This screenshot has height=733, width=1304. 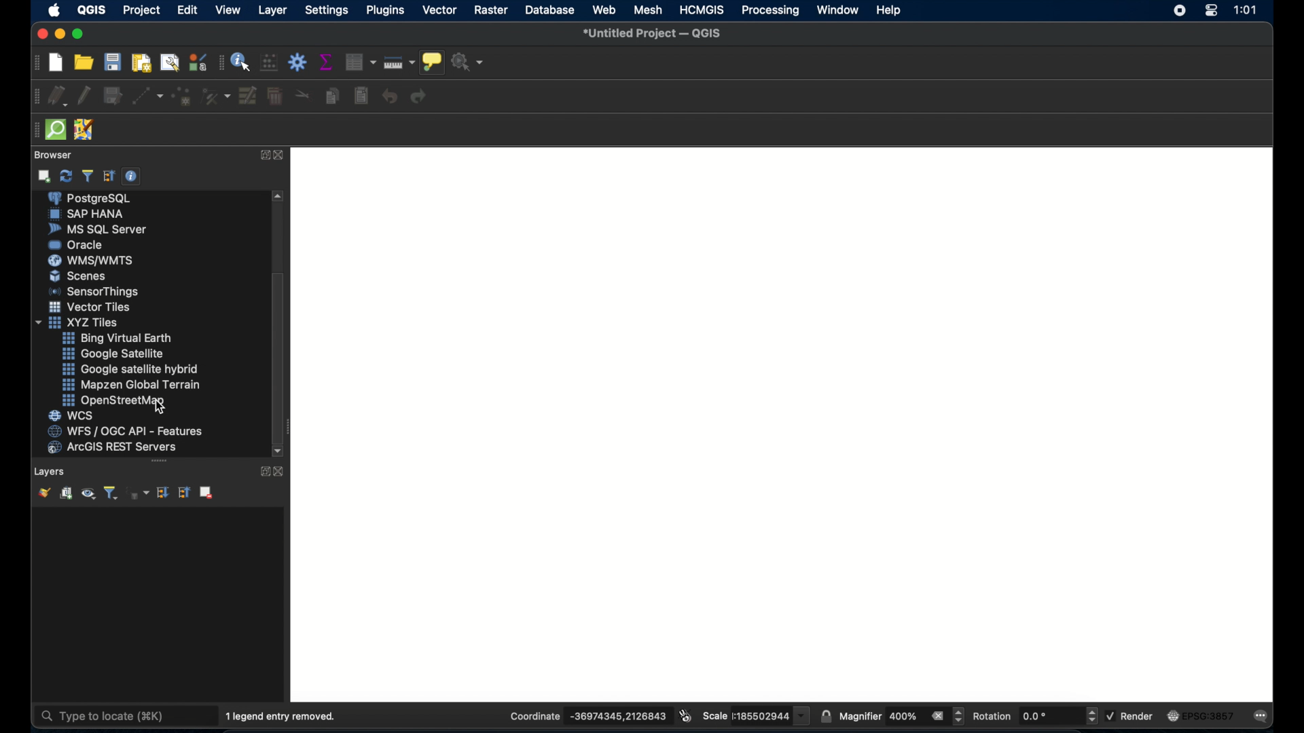 I want to click on no action selected, so click(x=469, y=64).